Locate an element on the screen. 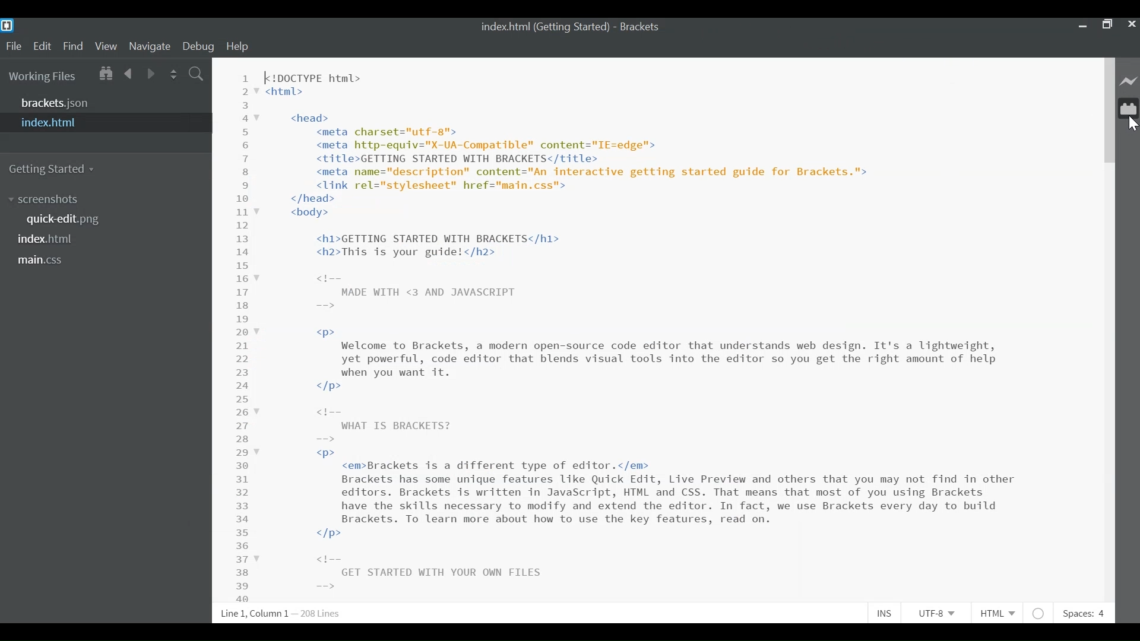  File Type is located at coordinates (1000, 611).